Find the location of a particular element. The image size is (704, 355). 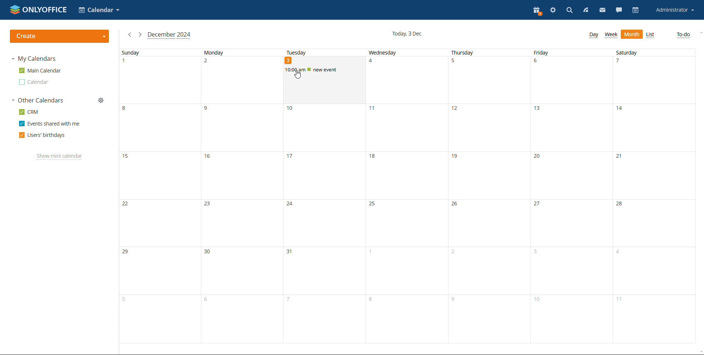

7 is located at coordinates (654, 80).